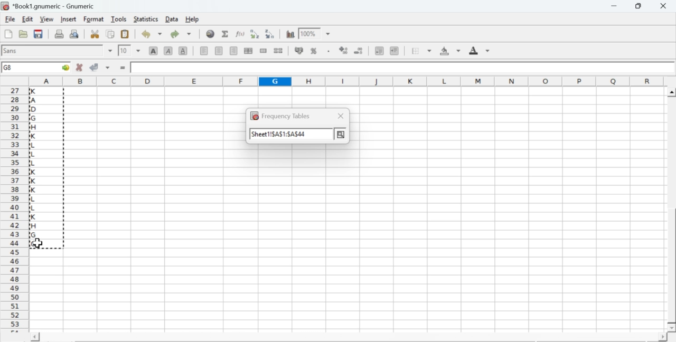  What do you see at coordinates (126, 34) in the screenshot?
I see `paste` at bounding box center [126, 34].